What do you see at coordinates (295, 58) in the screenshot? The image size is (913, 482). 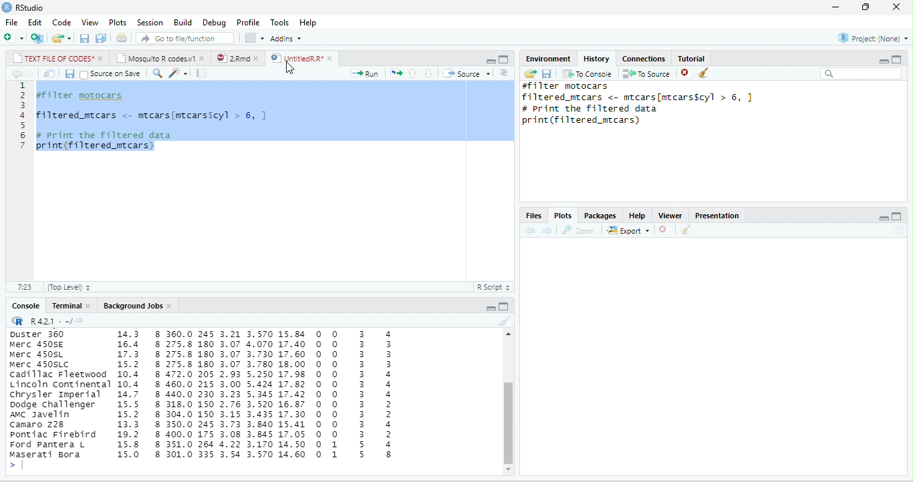 I see `UntitledR.R` at bounding box center [295, 58].